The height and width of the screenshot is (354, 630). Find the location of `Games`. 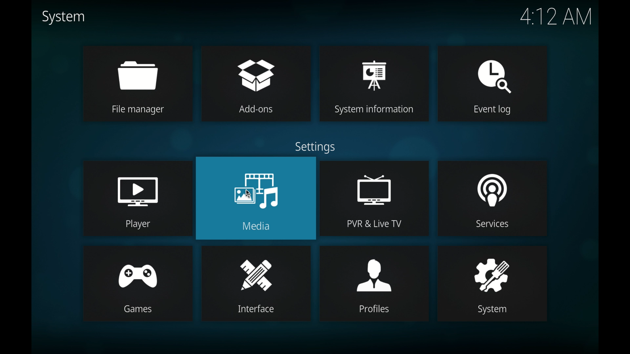

Games is located at coordinates (140, 309).